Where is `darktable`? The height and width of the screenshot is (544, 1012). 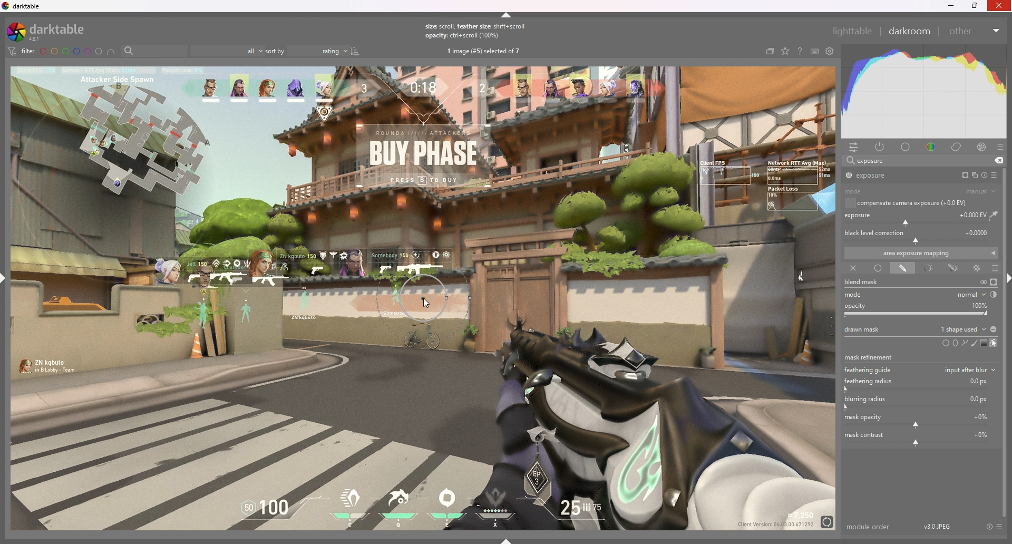
darktable is located at coordinates (23, 6).